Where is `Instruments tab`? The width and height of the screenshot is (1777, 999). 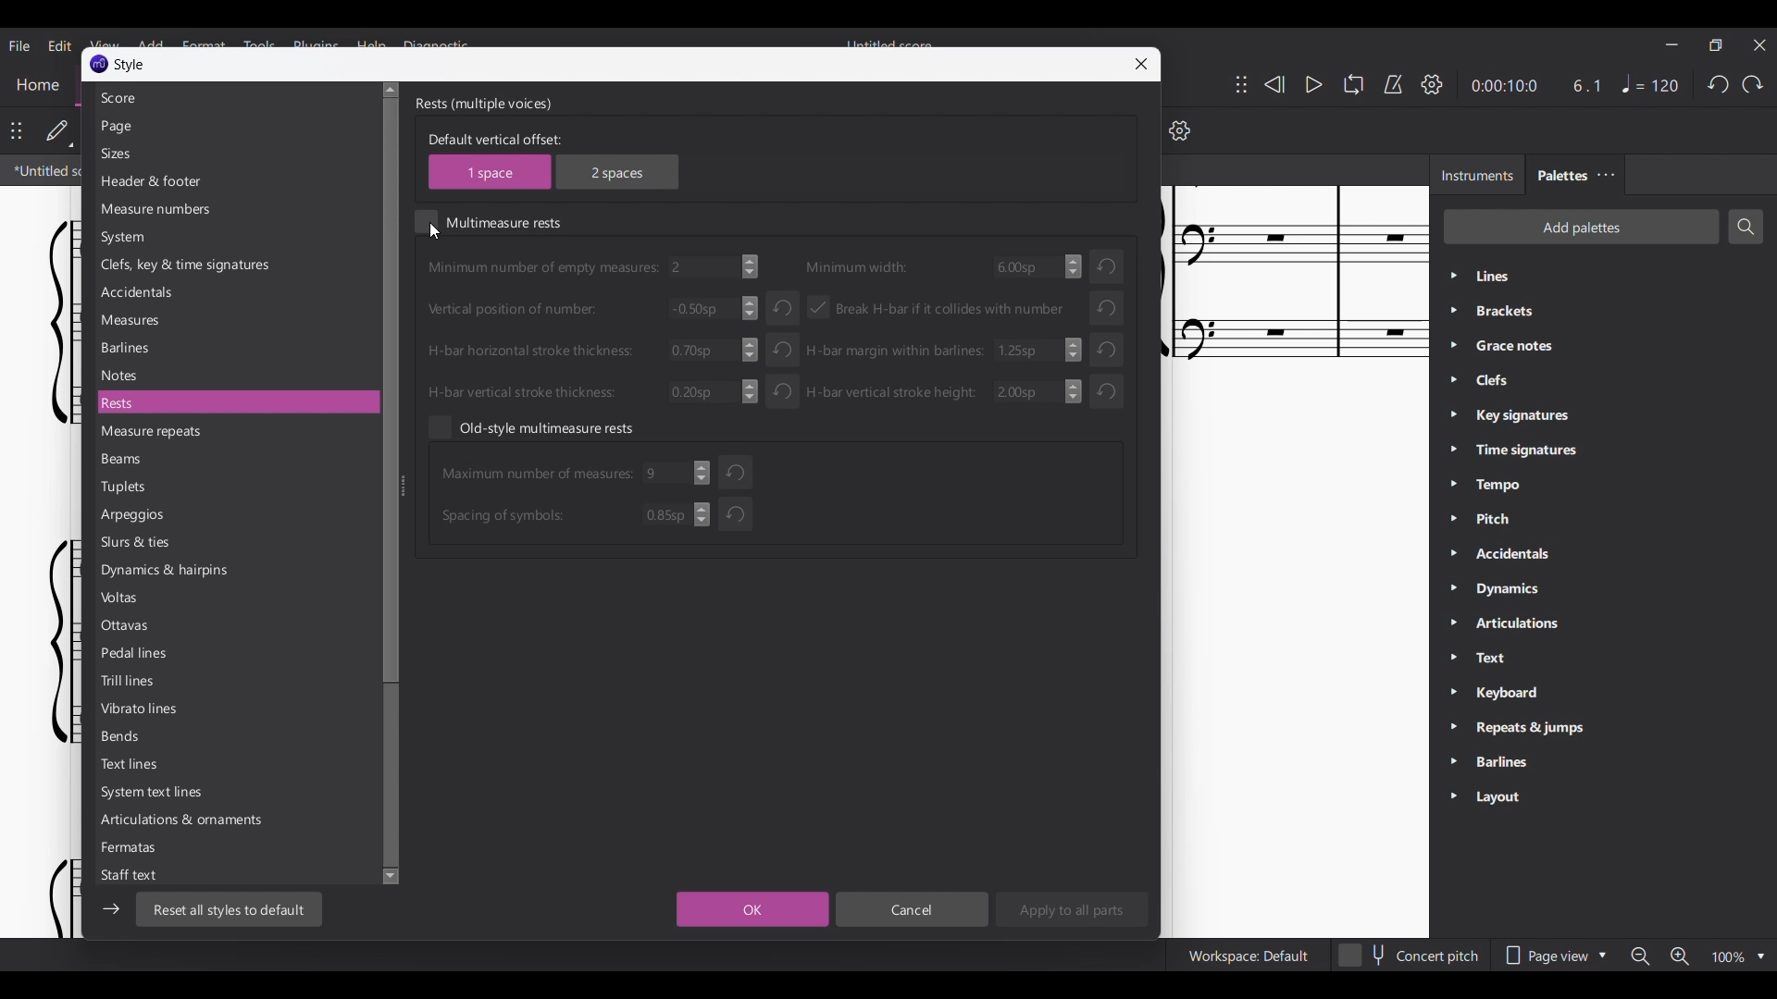
Instruments tab is located at coordinates (1476, 175).